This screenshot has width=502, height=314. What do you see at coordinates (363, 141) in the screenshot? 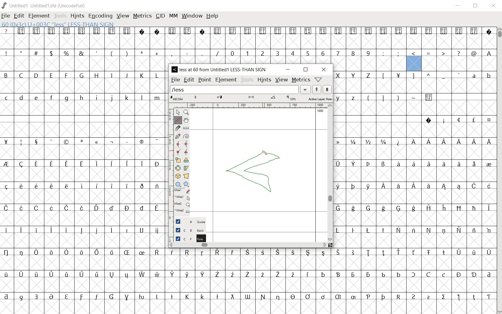
I see `fractions ` at bounding box center [363, 141].